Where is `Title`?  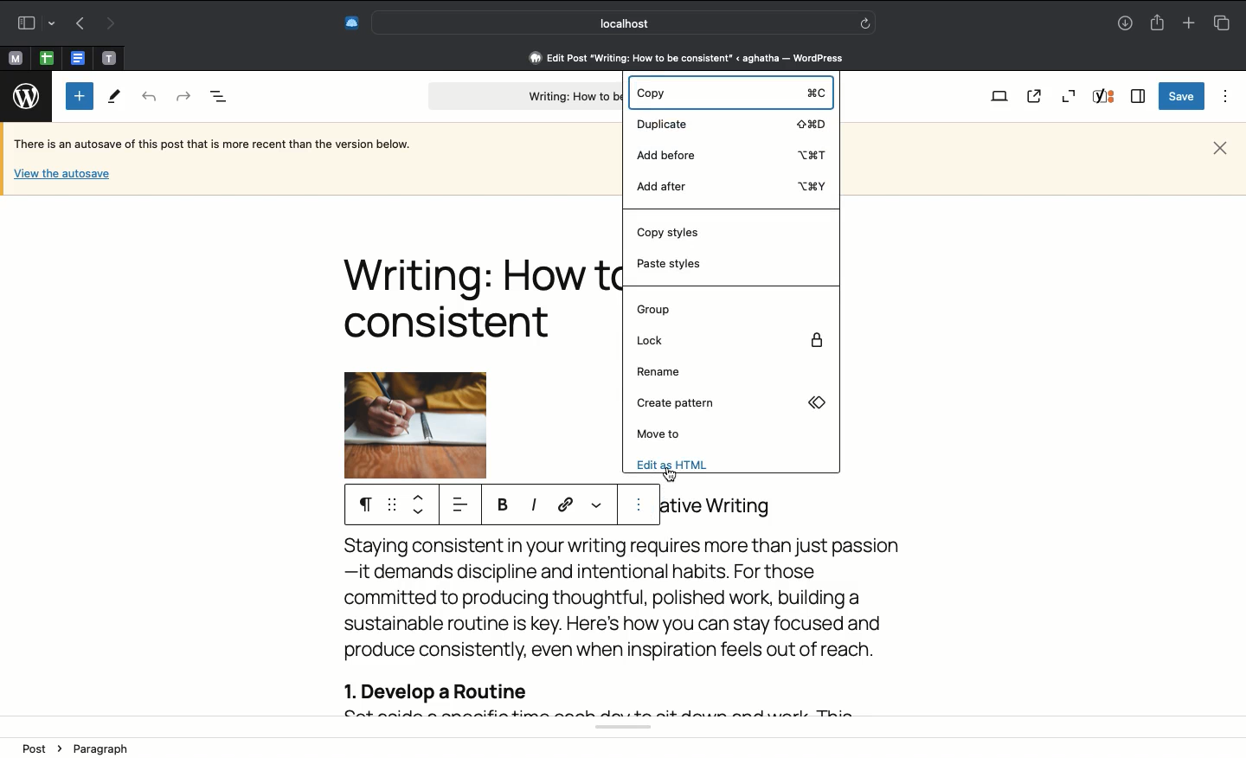 Title is located at coordinates (477, 298).